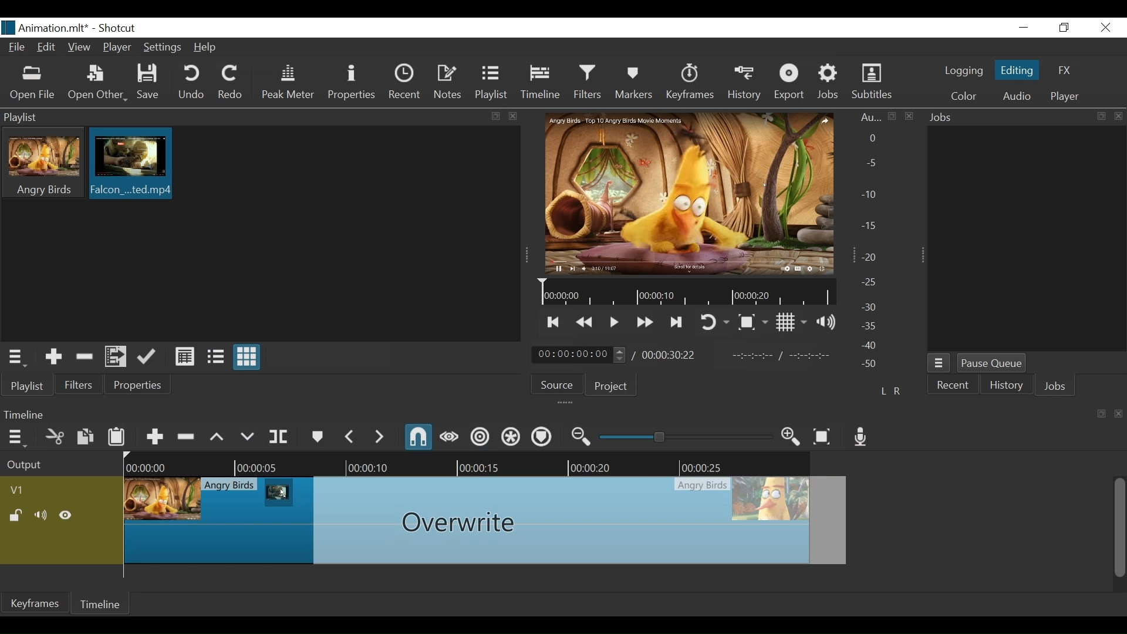  I want to click on Toggle play or pause, so click(615, 322).